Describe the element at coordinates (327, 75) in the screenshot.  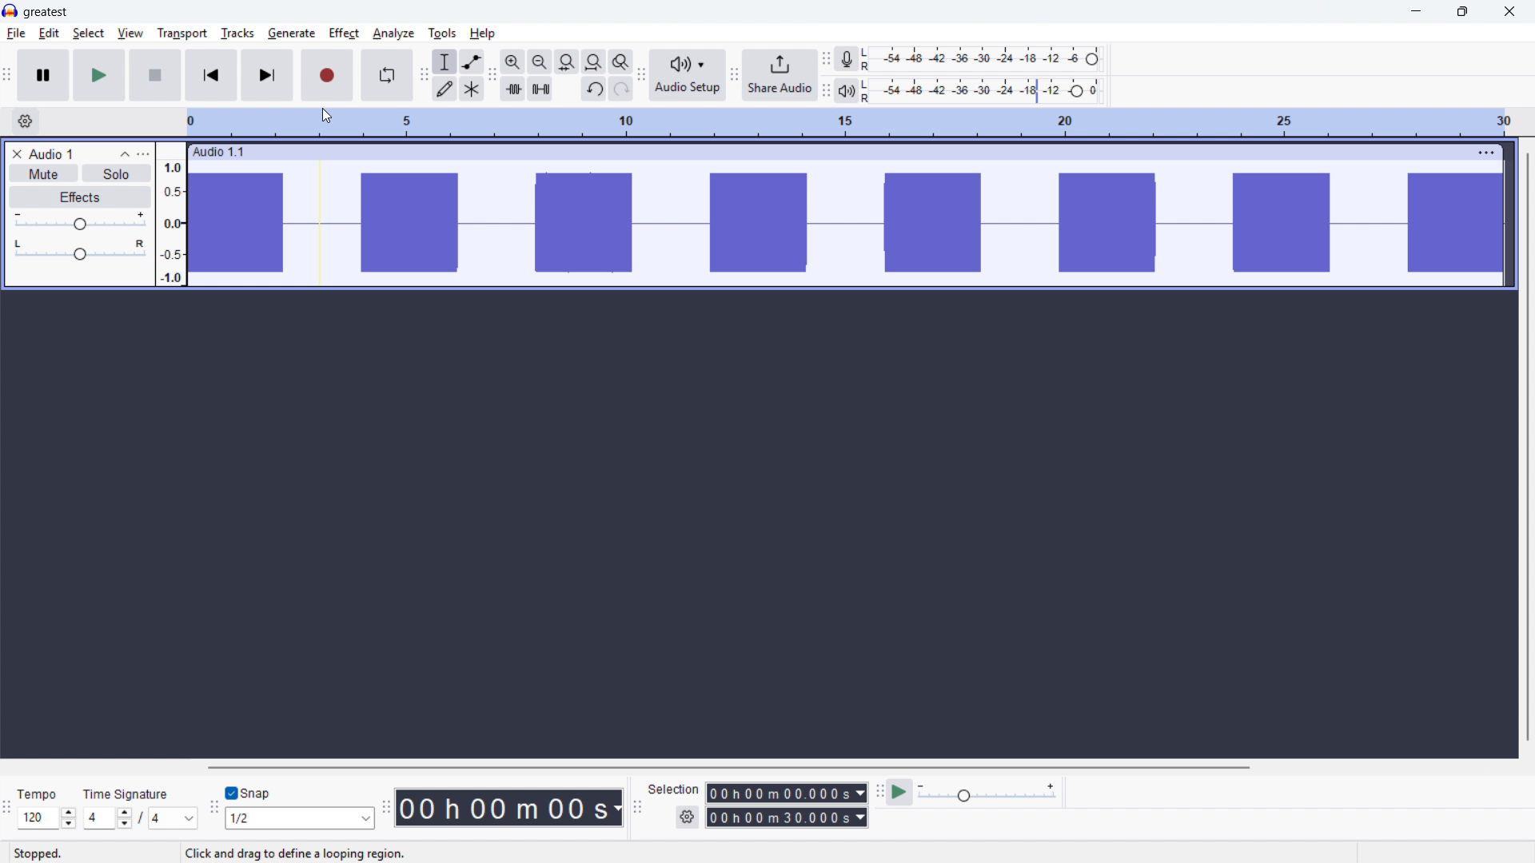
I see `record` at that location.